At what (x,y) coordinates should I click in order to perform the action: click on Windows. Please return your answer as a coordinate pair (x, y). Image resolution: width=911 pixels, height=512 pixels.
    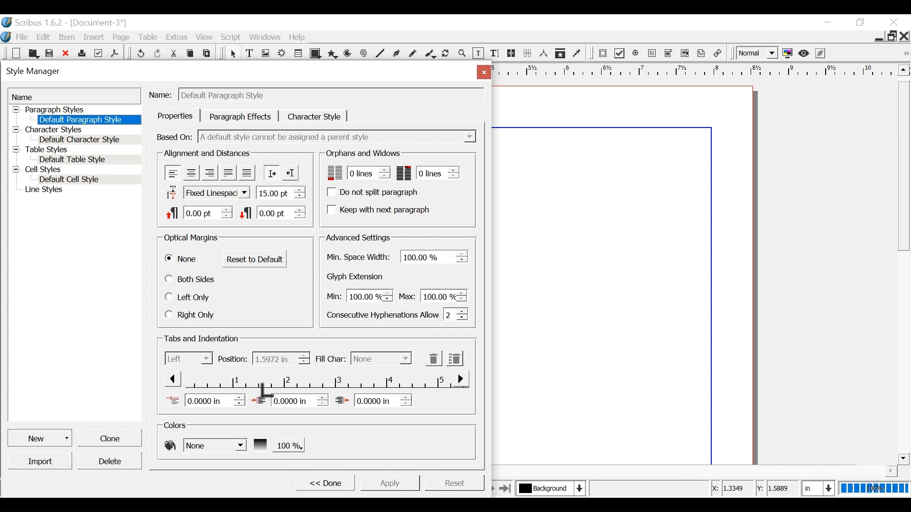
    Looking at the image, I should click on (266, 37).